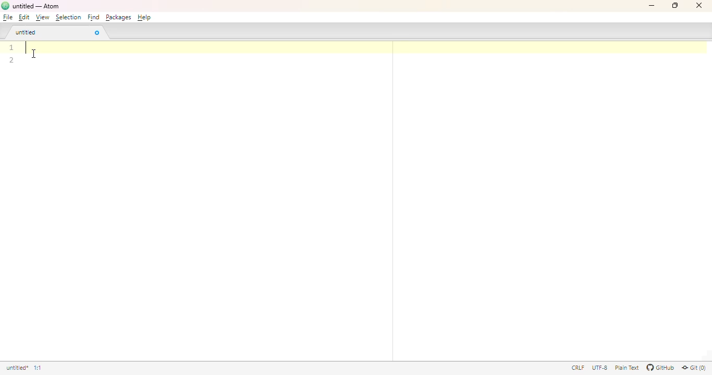 Image resolution: width=712 pixels, height=375 pixels. I want to click on logo, so click(5, 5).